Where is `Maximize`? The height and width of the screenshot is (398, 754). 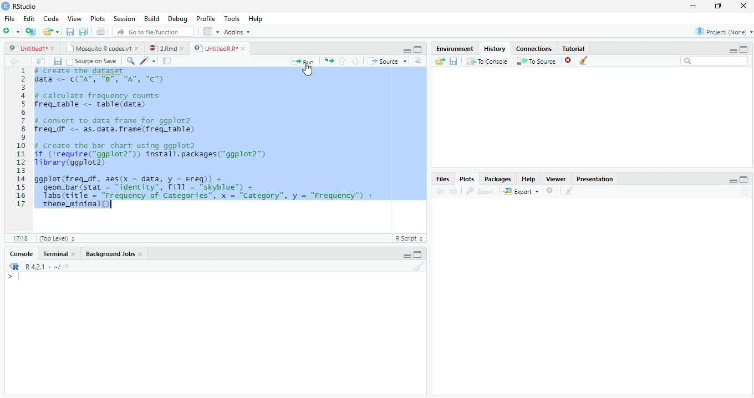
Maximize is located at coordinates (745, 49).